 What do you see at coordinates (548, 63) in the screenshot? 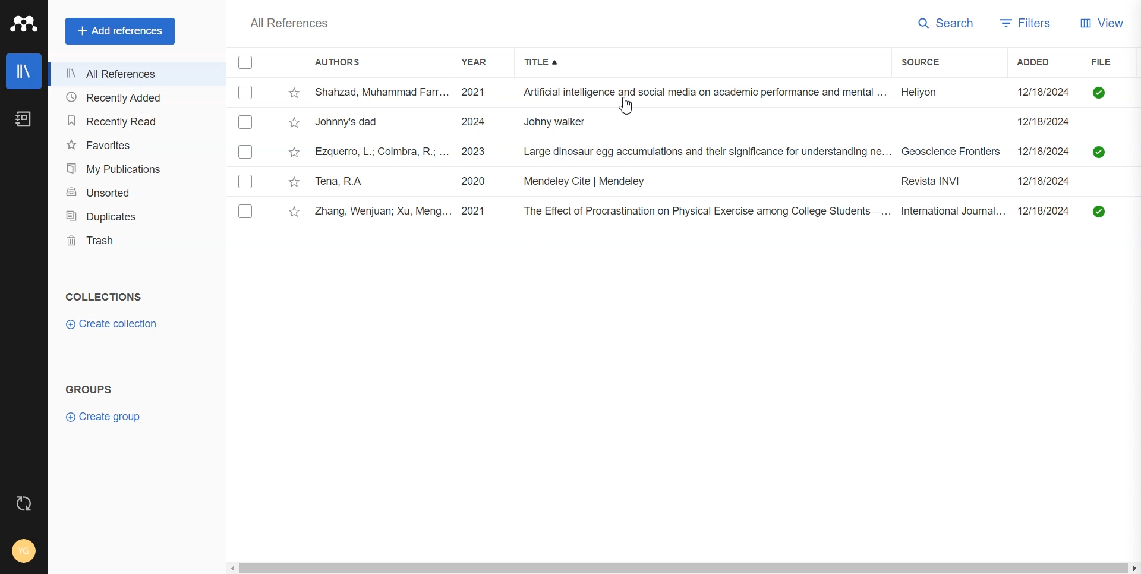
I see `Title` at bounding box center [548, 63].